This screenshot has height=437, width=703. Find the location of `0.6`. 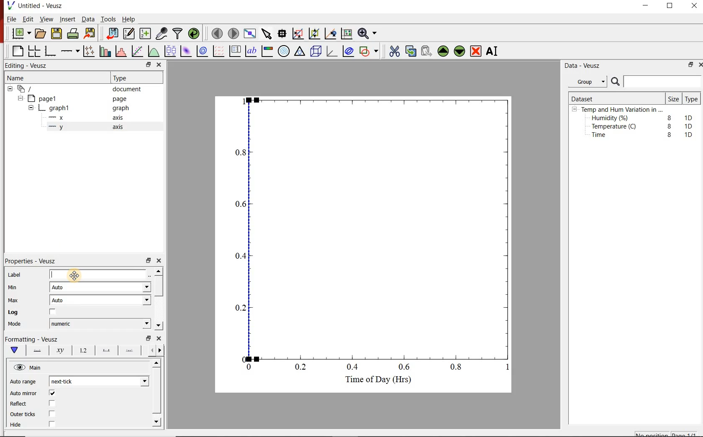

0.6 is located at coordinates (405, 367).